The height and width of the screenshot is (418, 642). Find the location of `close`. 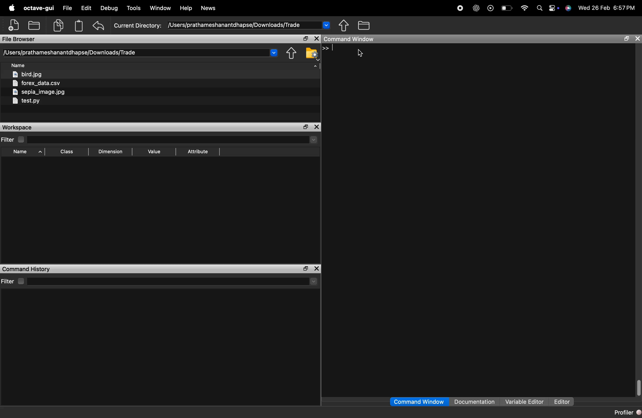

close is located at coordinates (317, 127).